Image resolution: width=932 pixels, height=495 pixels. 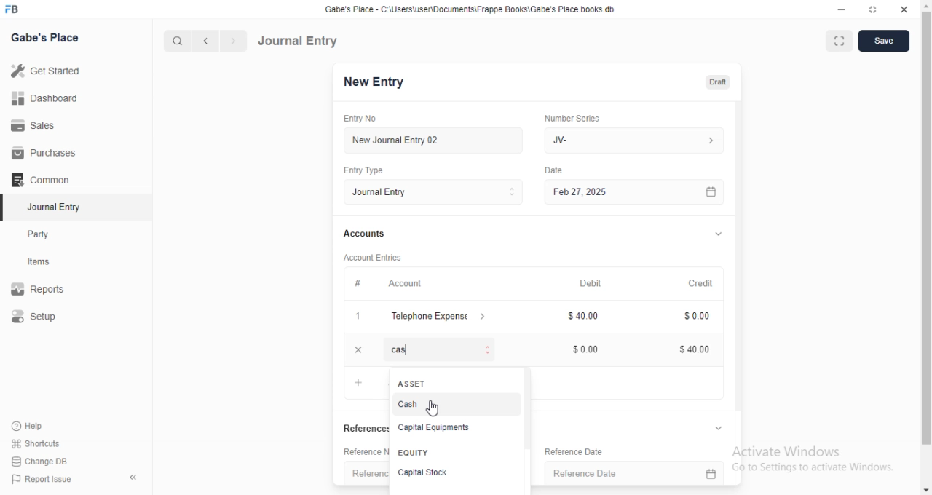 I want to click on Debit, so click(x=596, y=284).